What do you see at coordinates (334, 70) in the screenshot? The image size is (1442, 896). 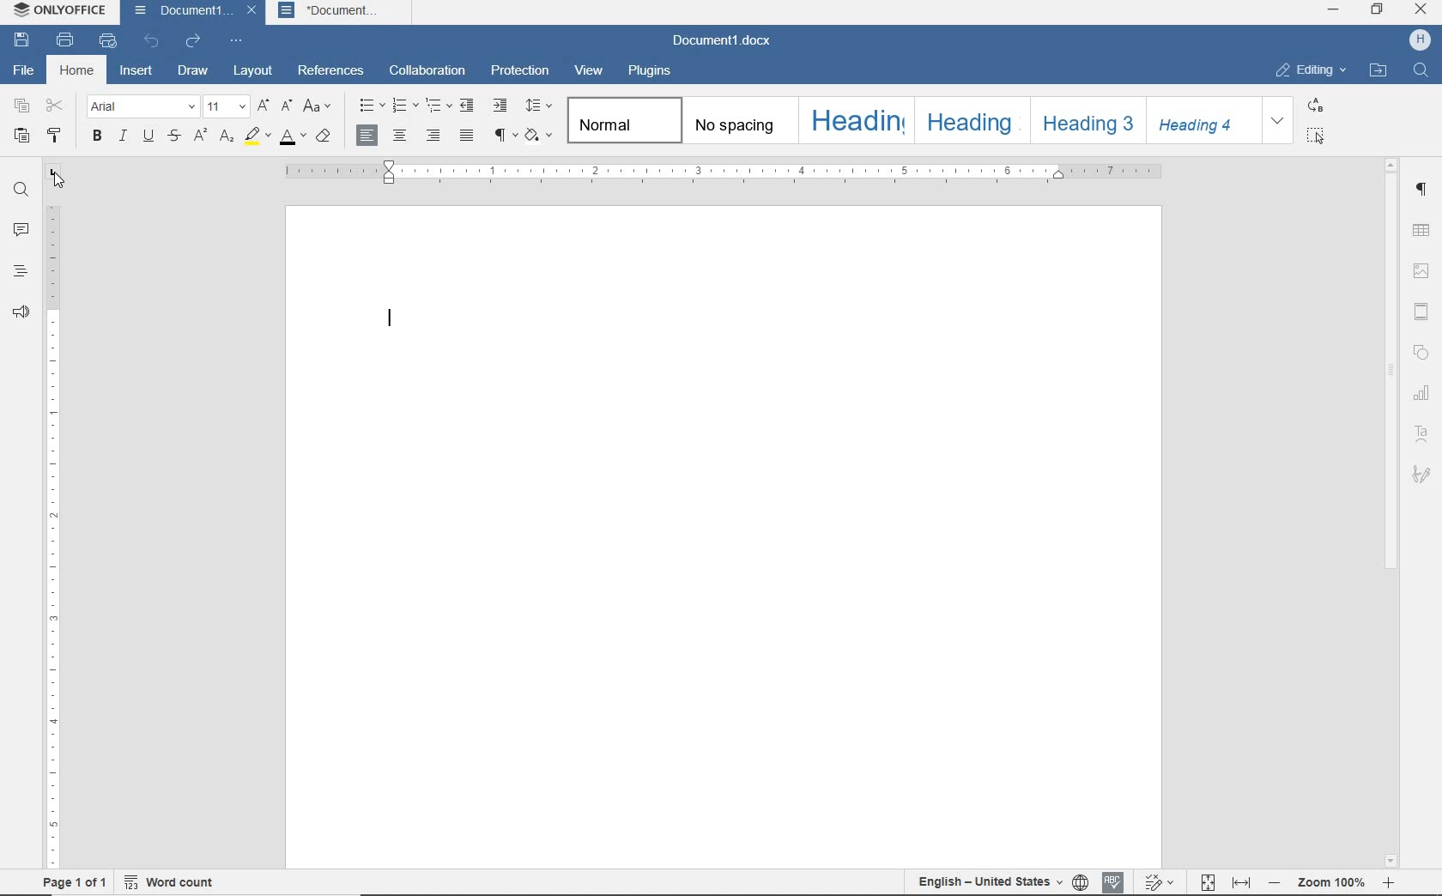 I see `REFERENCES` at bounding box center [334, 70].